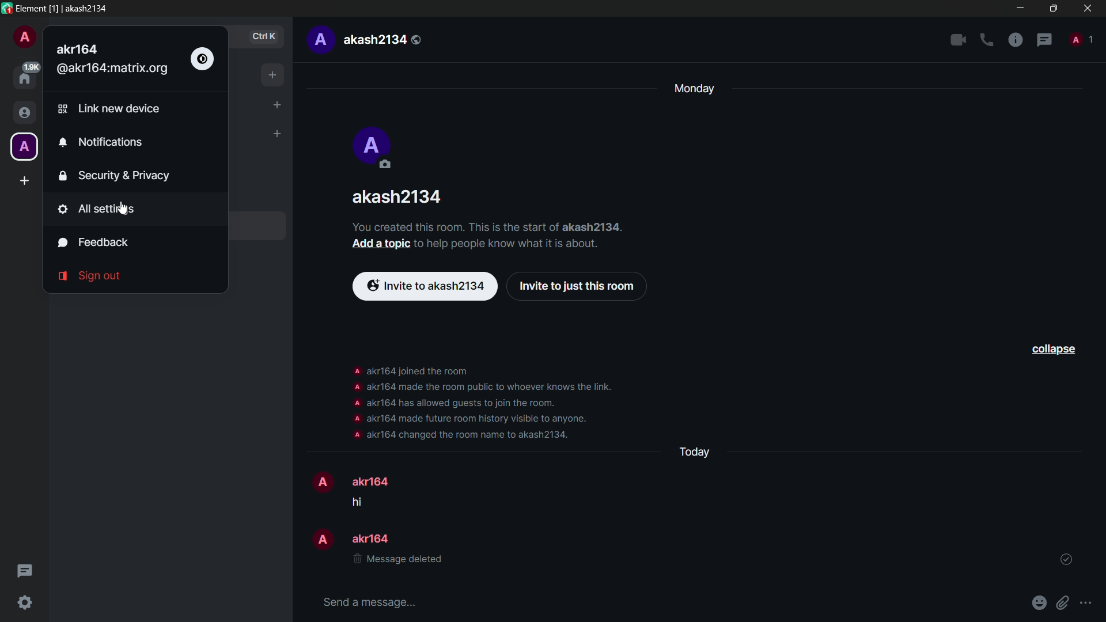 The width and height of the screenshot is (1106, 622). Describe the element at coordinates (374, 481) in the screenshot. I see `akr164` at that location.